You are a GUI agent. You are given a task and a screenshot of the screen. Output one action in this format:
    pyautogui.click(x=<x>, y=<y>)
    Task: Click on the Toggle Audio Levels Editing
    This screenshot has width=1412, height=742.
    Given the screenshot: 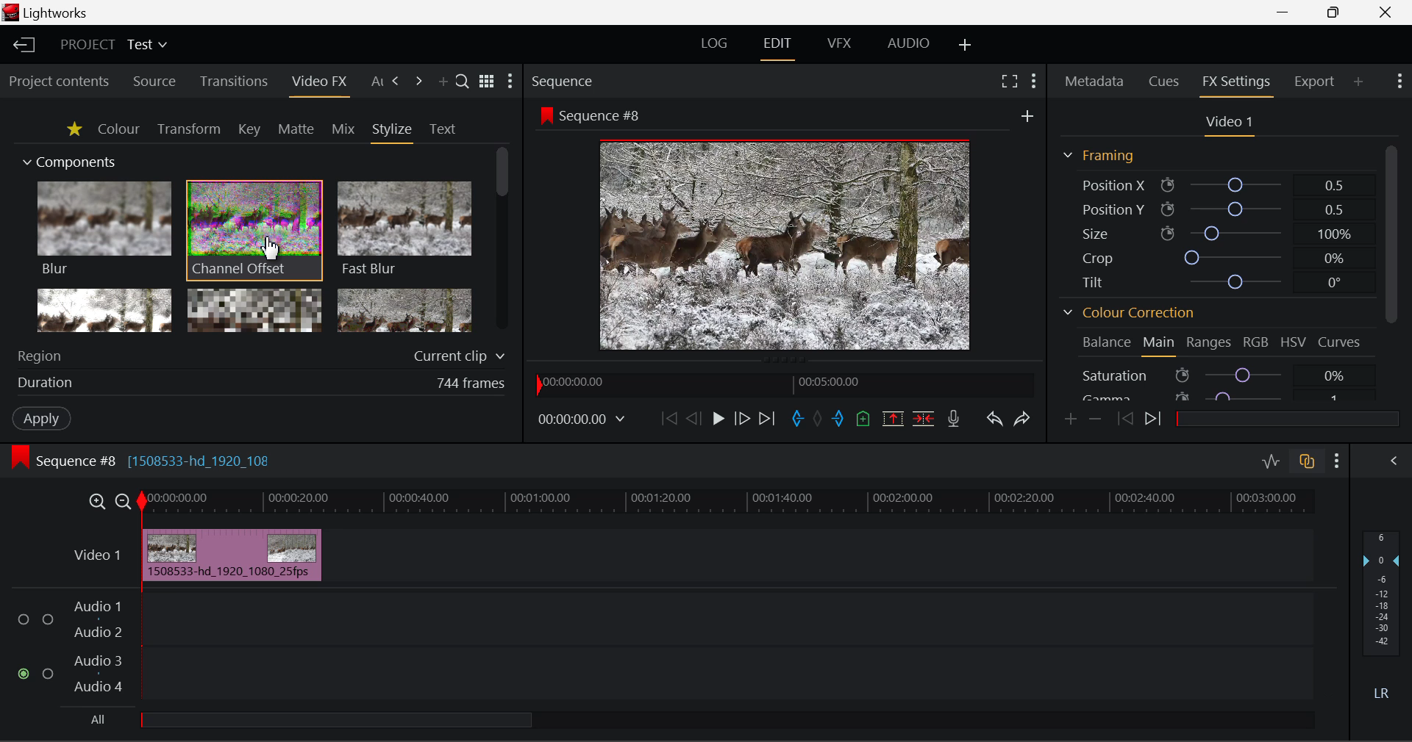 What is the action you would take?
    pyautogui.click(x=1272, y=462)
    